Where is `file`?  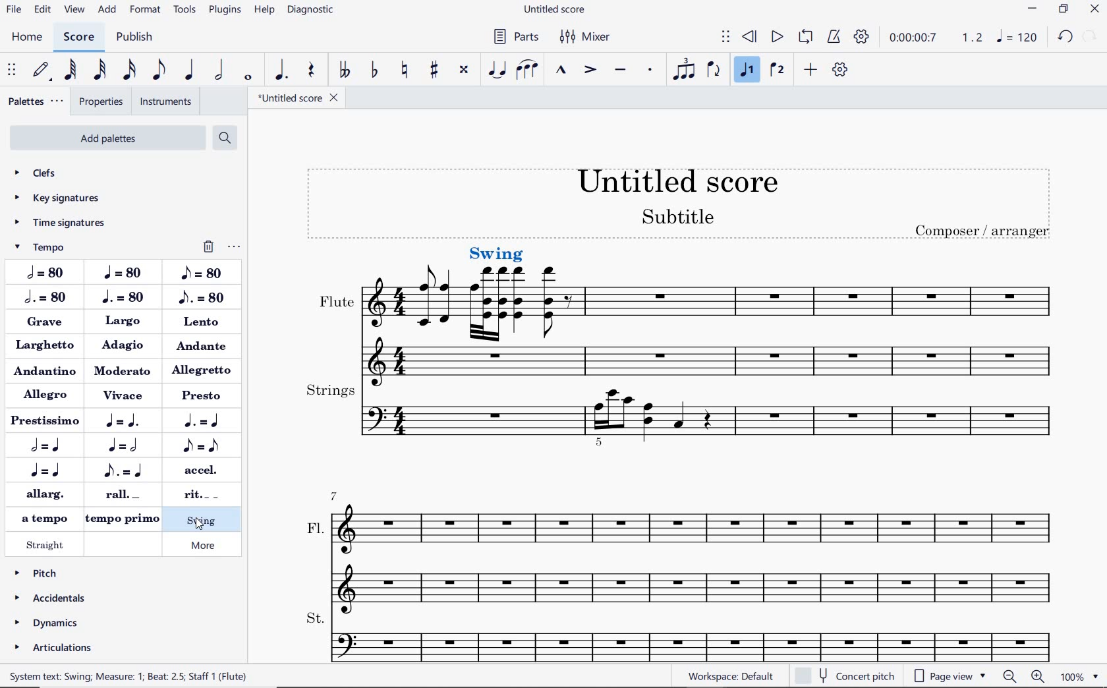 file is located at coordinates (13, 9).